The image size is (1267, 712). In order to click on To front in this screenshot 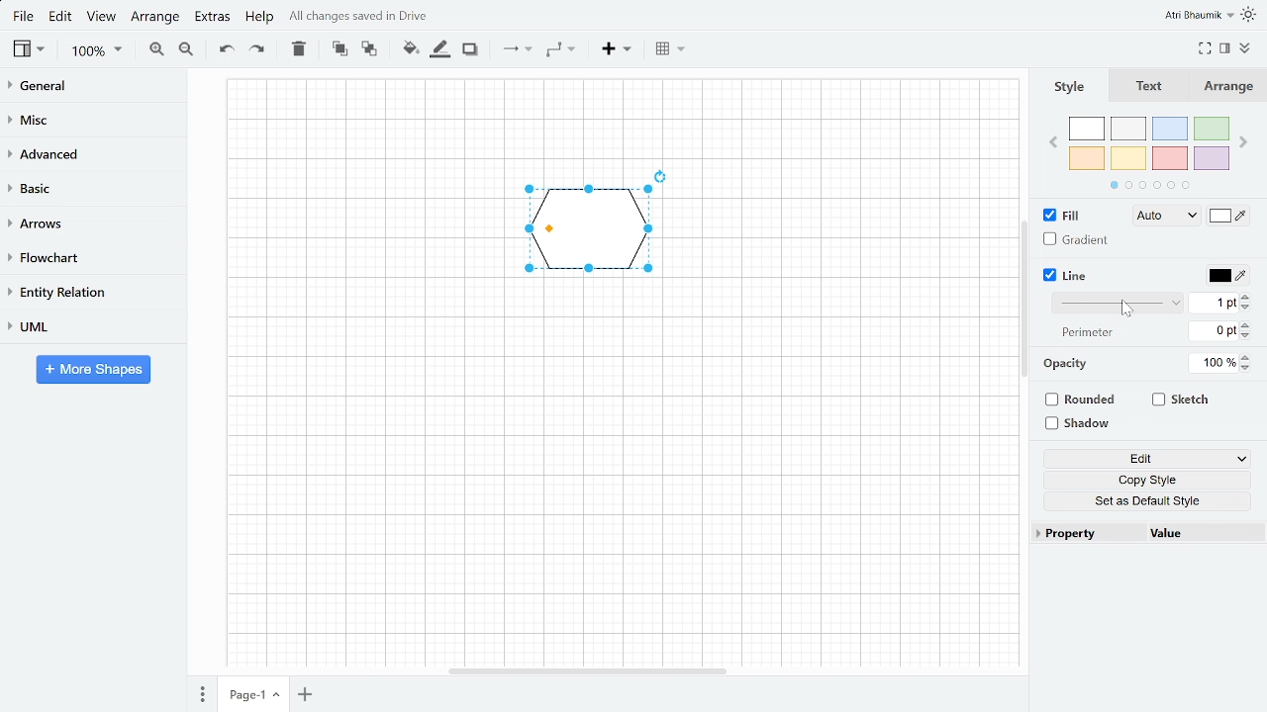, I will do `click(340, 50)`.